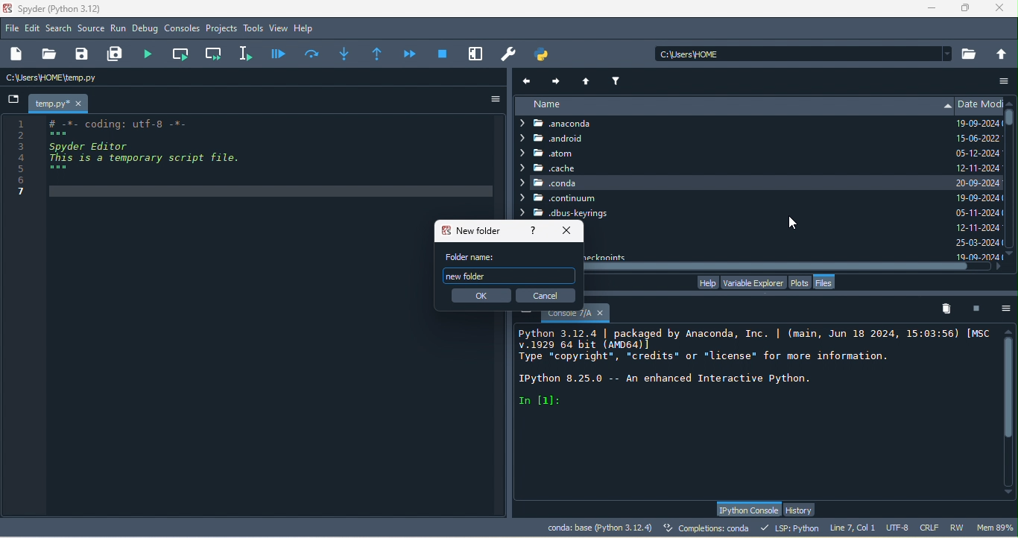 The height and width of the screenshot is (538, 1018). I want to click on preferences, so click(510, 54).